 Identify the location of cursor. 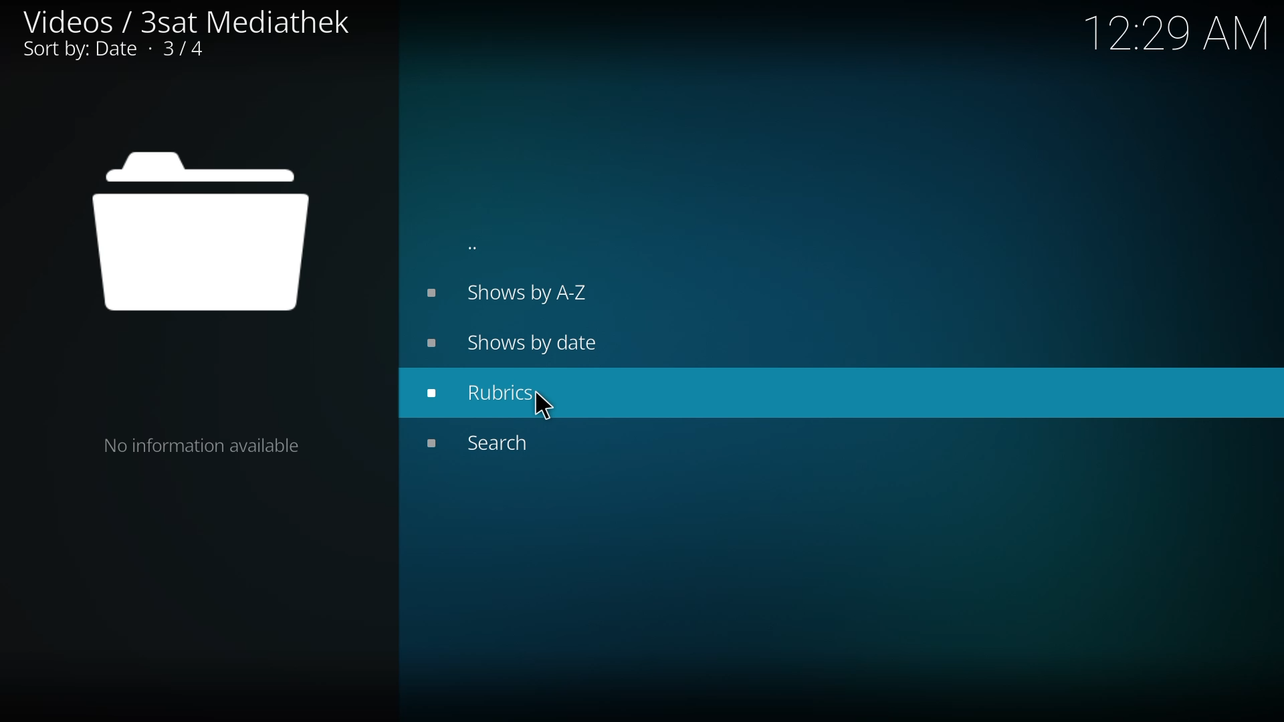
(542, 405).